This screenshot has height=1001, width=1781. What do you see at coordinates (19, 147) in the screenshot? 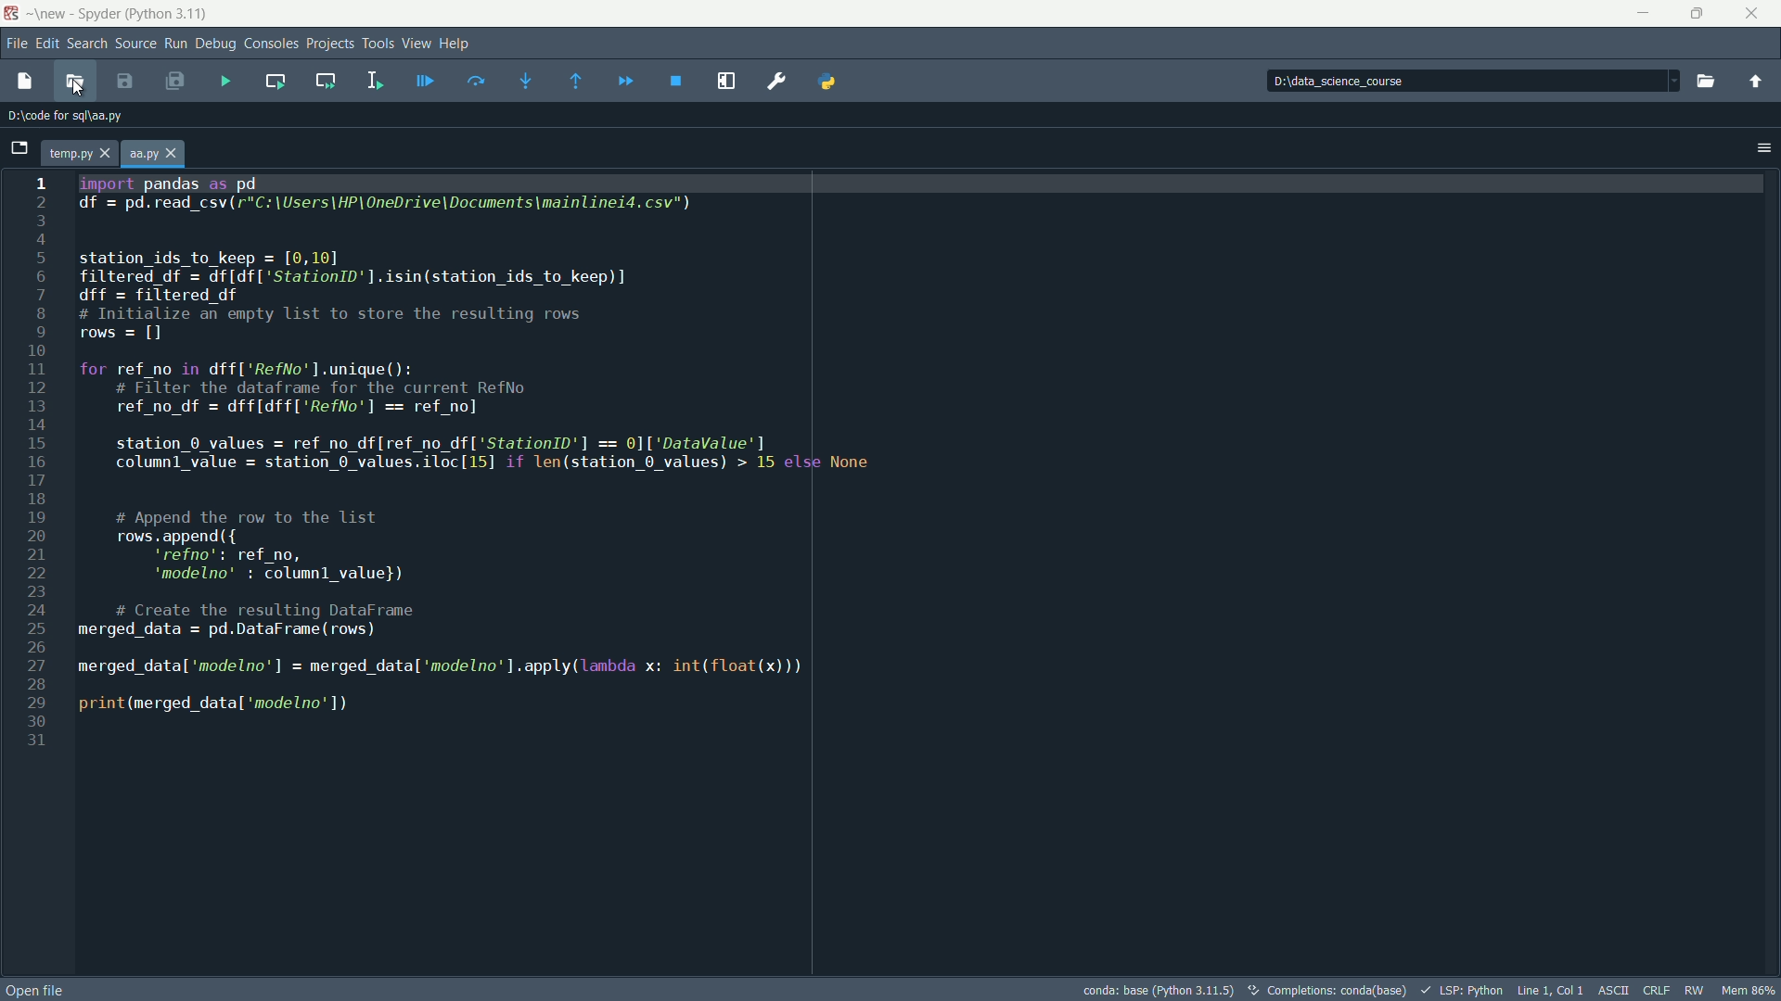
I see `browse tab` at bounding box center [19, 147].